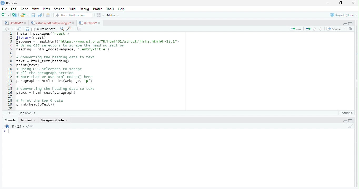  I want to click on hide r script, so click(345, 23).